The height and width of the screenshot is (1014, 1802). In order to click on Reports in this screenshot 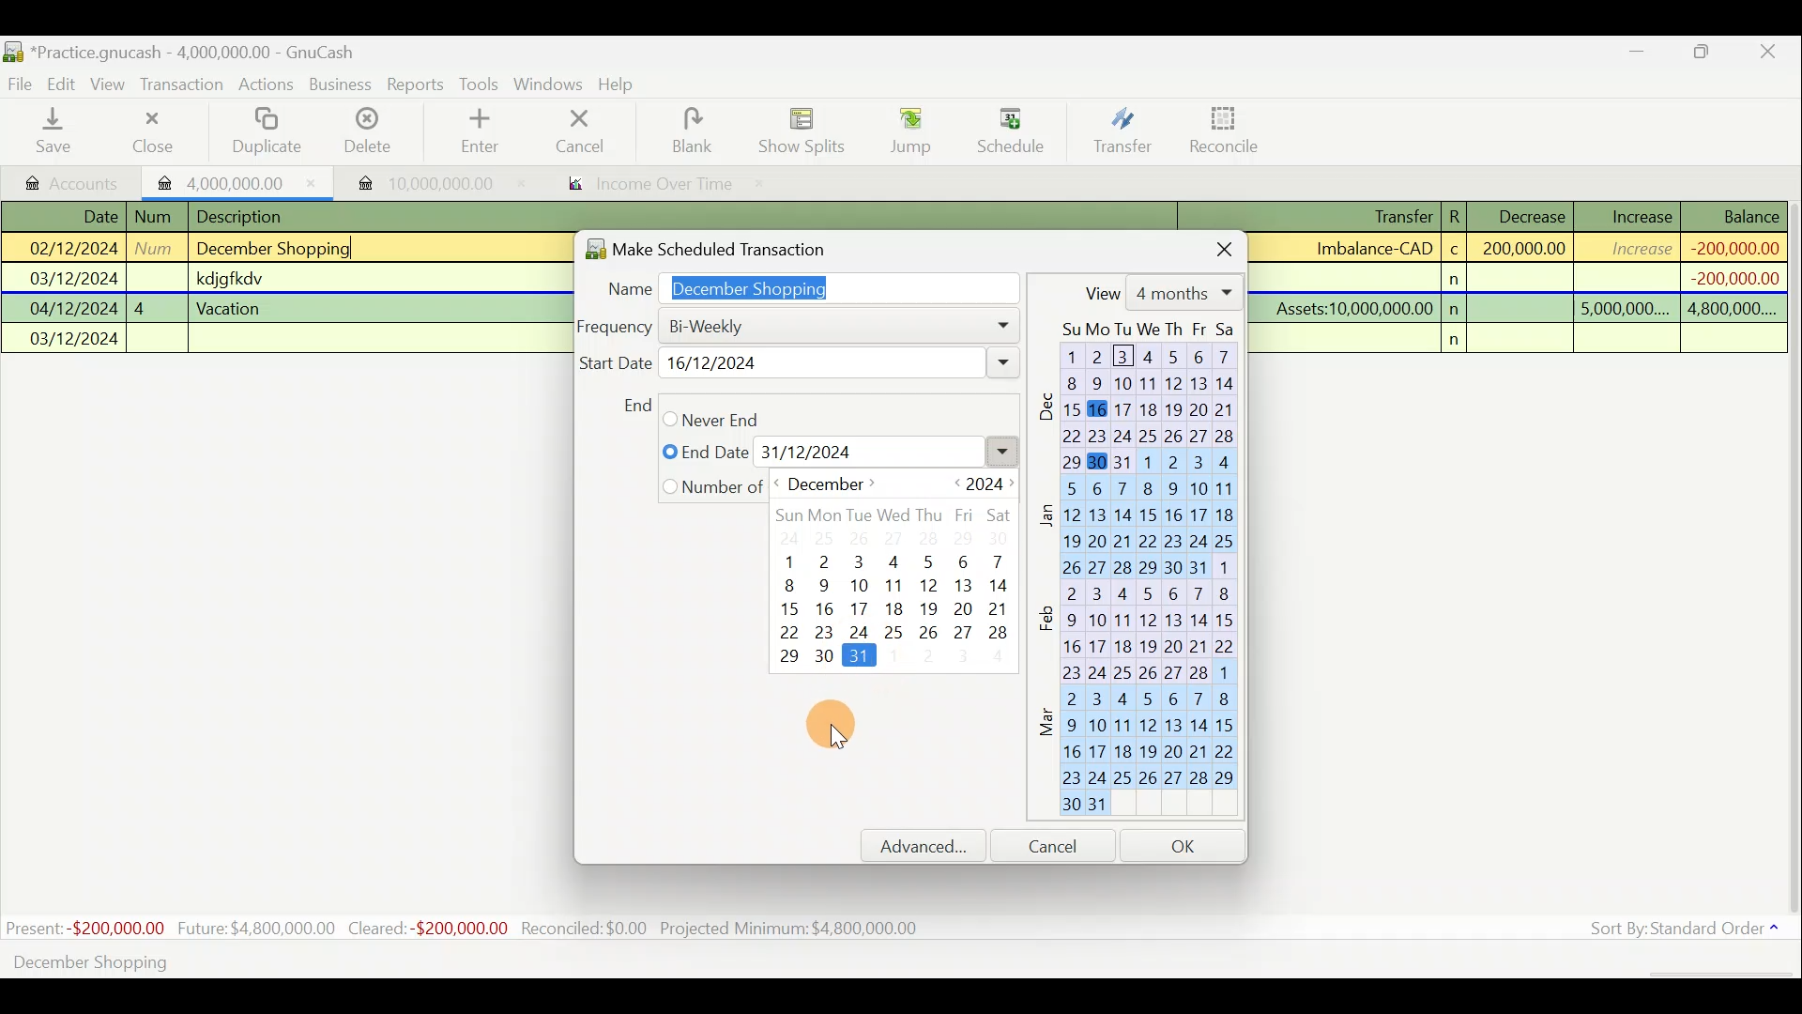, I will do `click(416, 84)`.